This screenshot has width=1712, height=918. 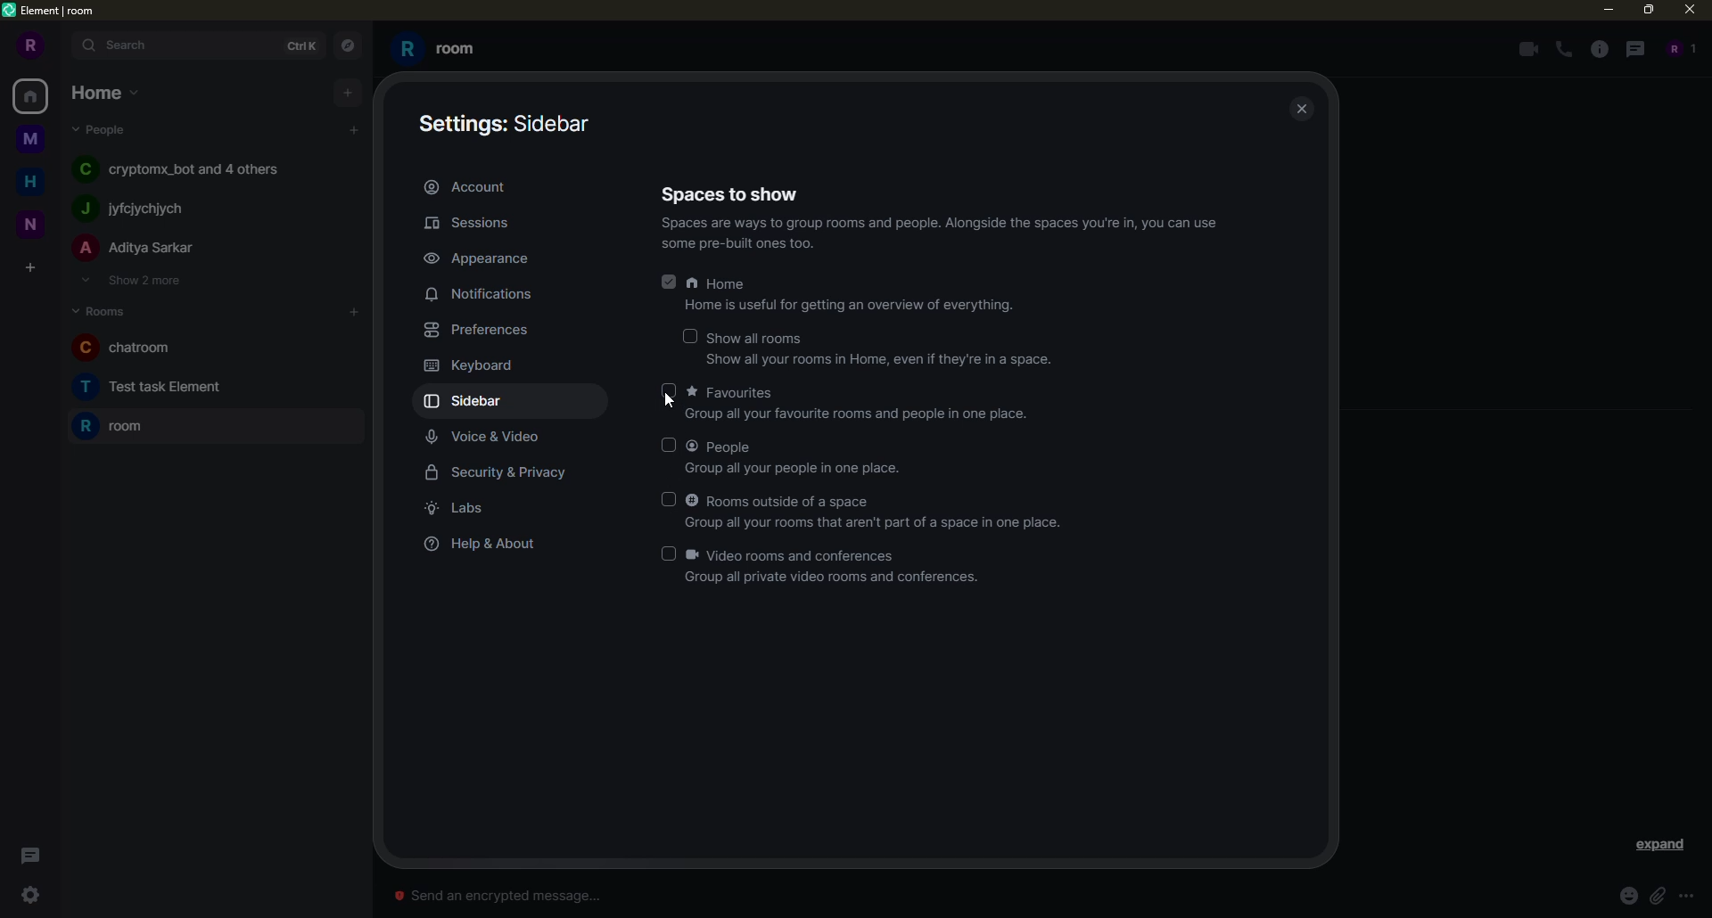 What do you see at coordinates (145, 386) in the screenshot?
I see `T Test task Element` at bounding box center [145, 386].